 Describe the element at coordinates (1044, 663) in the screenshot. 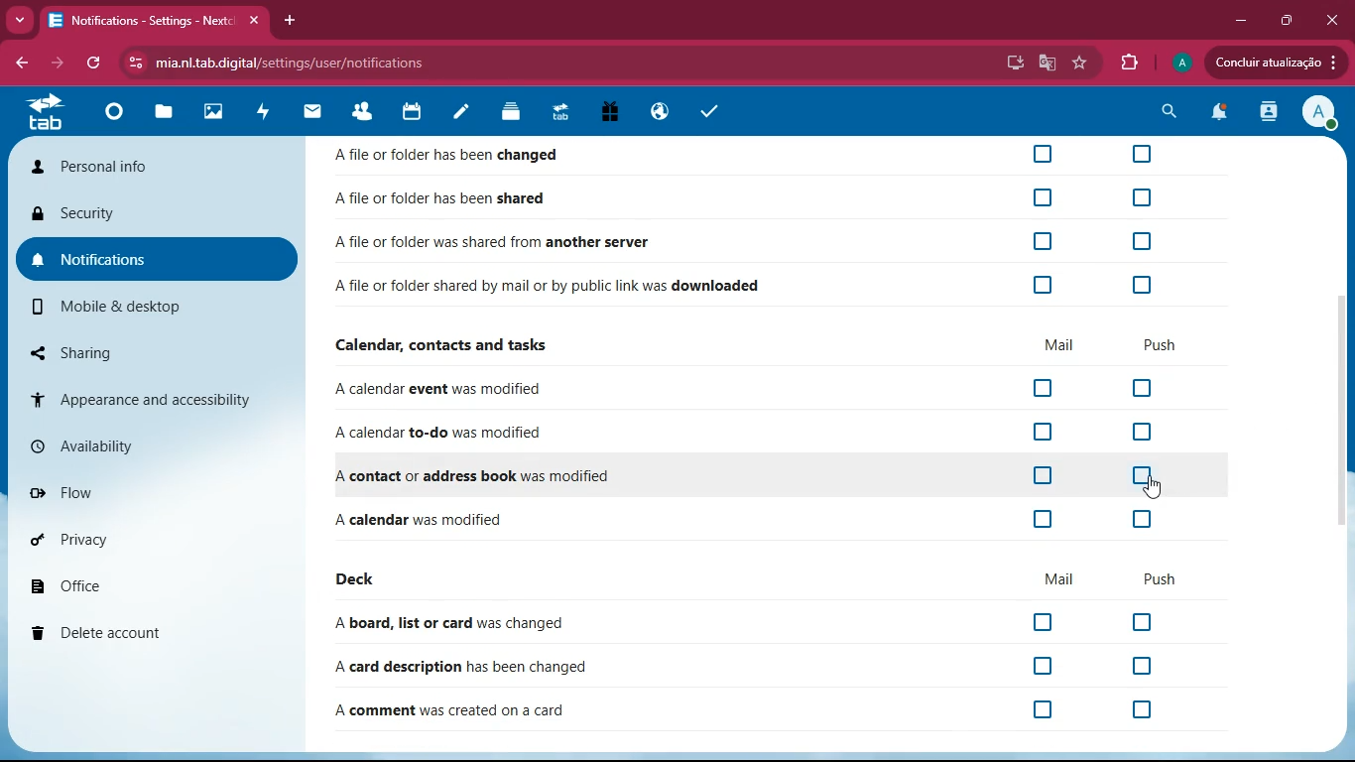

I see `off` at that location.